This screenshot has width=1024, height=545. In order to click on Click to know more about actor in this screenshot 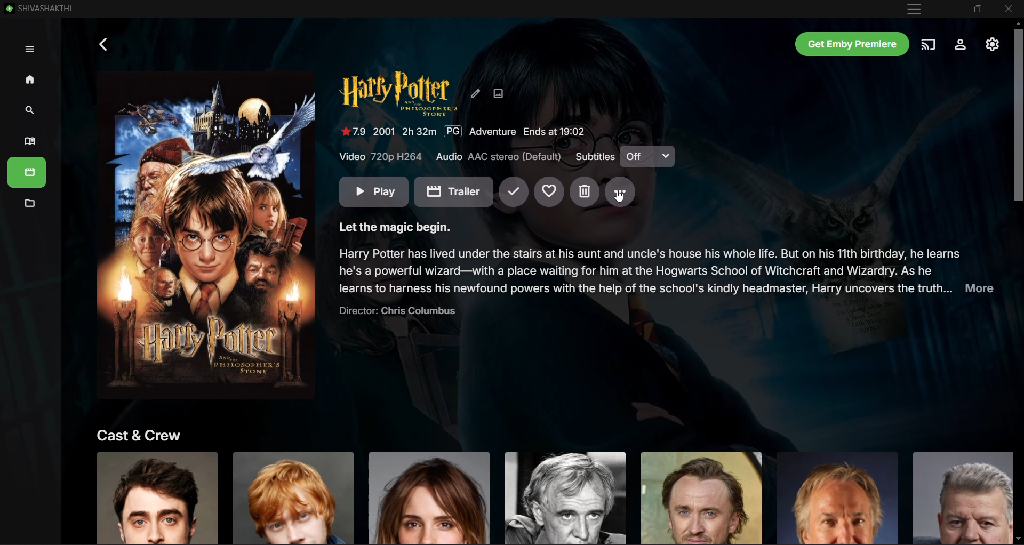, I will do `click(429, 497)`.